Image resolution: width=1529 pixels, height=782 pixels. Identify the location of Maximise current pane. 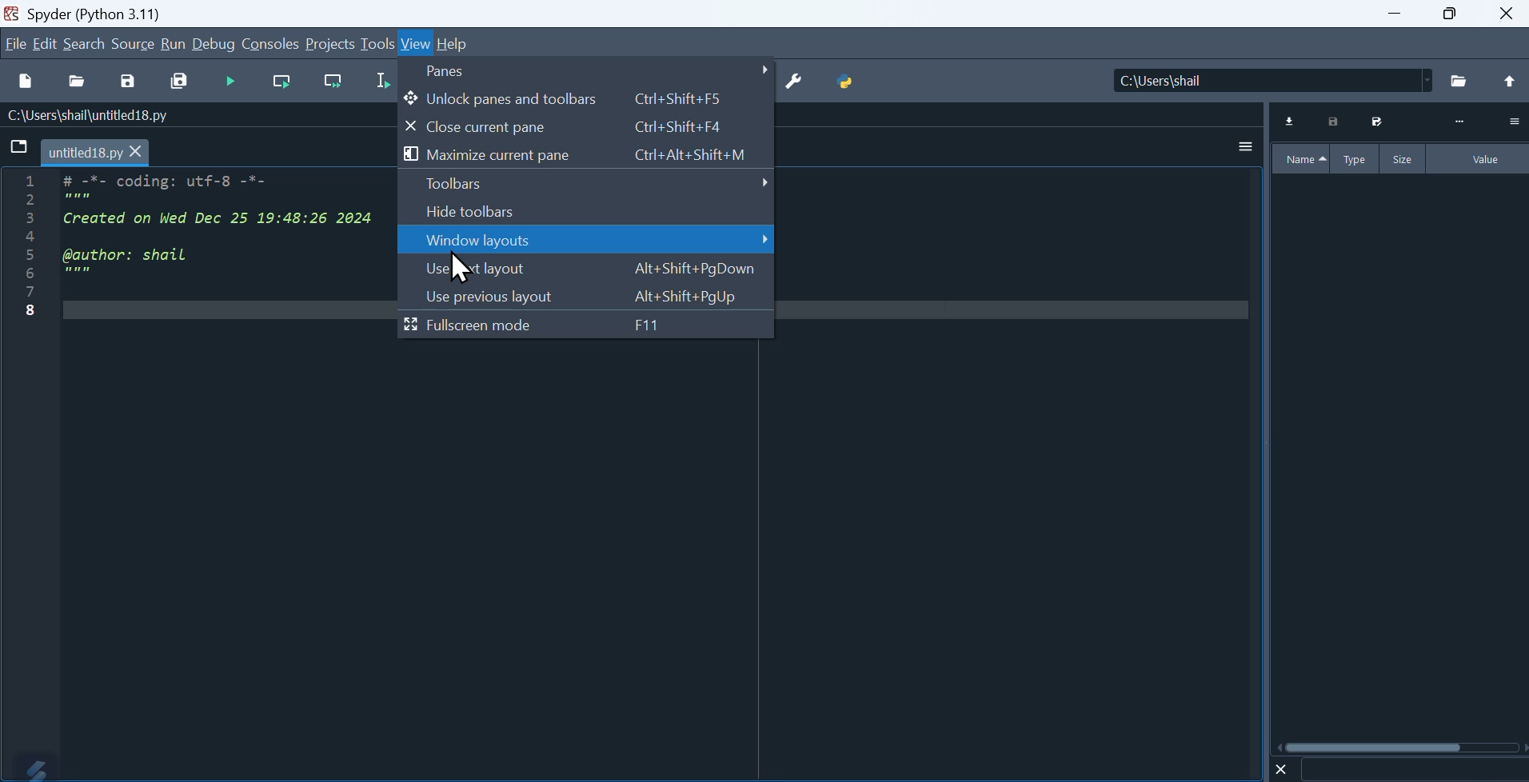
(585, 155).